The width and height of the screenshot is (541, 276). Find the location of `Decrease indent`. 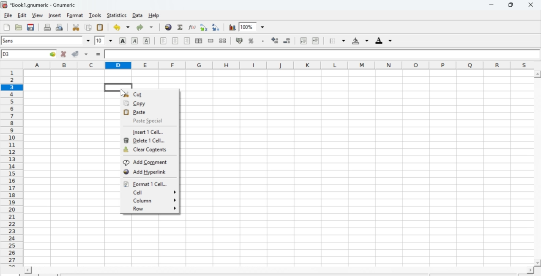

Decrease indent is located at coordinates (303, 41).